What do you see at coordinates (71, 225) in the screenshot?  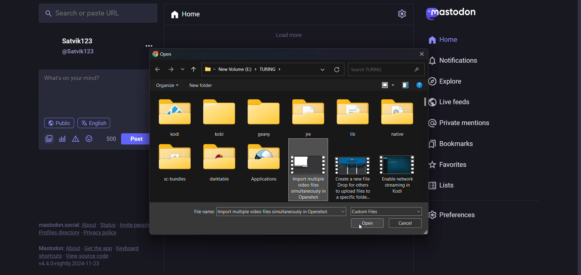 I see `social` at bounding box center [71, 225].